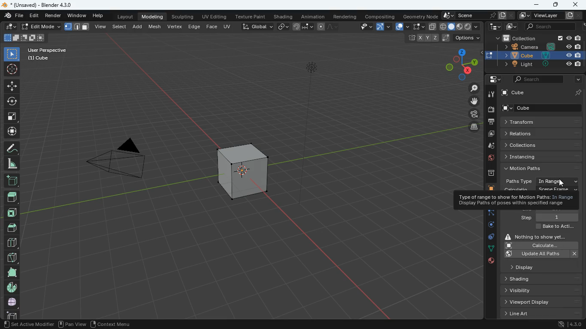 Image resolution: width=586 pixels, height=329 pixels. Describe the element at coordinates (516, 200) in the screenshot. I see `description` at that location.